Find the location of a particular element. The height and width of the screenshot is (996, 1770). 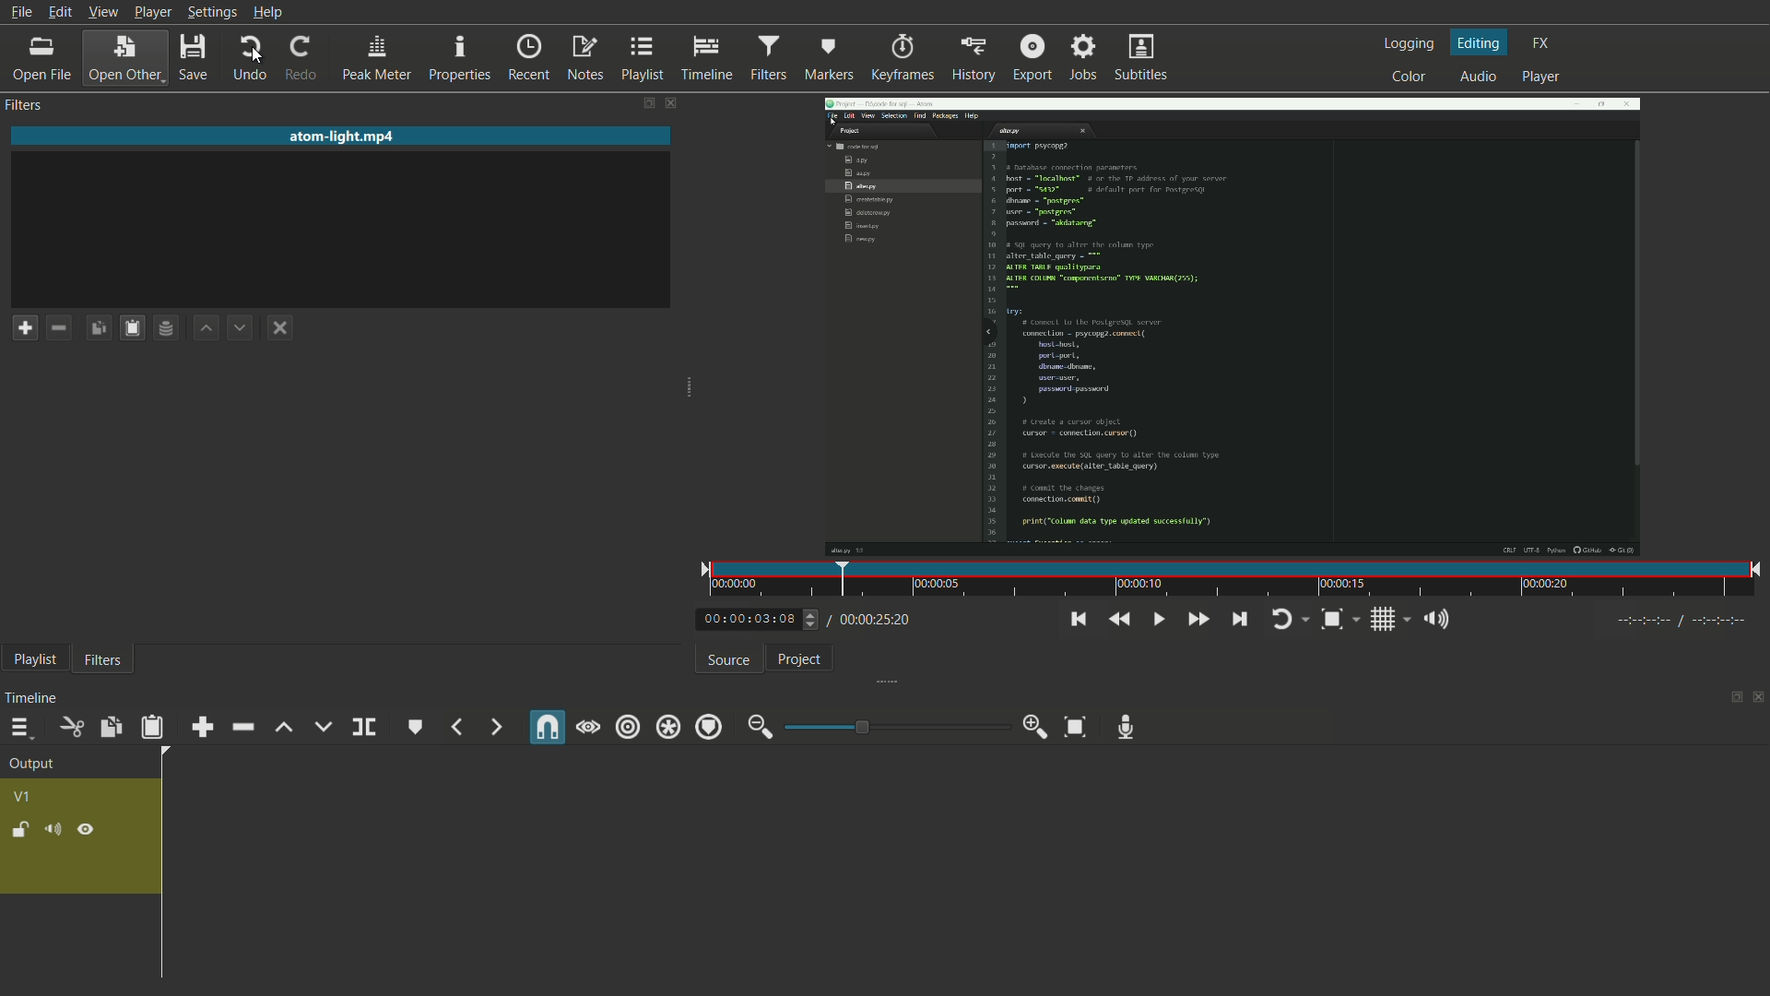

cursor is located at coordinates (254, 54).